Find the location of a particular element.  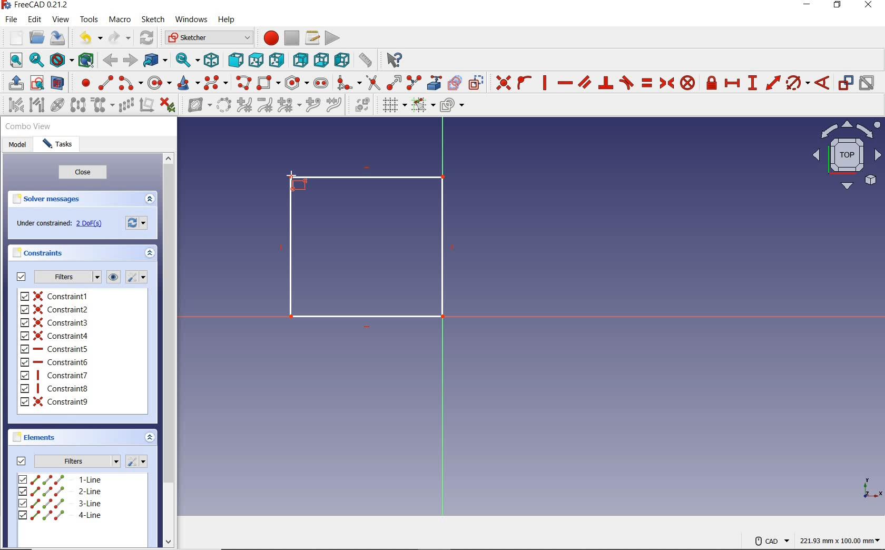

Under constrained: 2 DoF (s) is located at coordinates (58, 225).